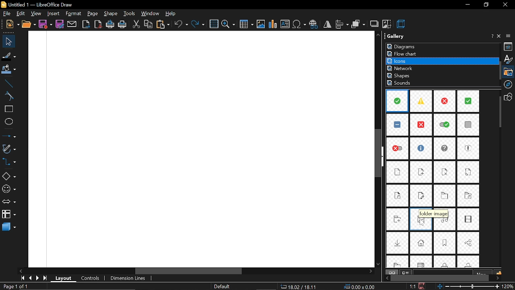 This screenshot has height=290, width=515. What do you see at coordinates (509, 47) in the screenshot?
I see `properties` at bounding box center [509, 47].